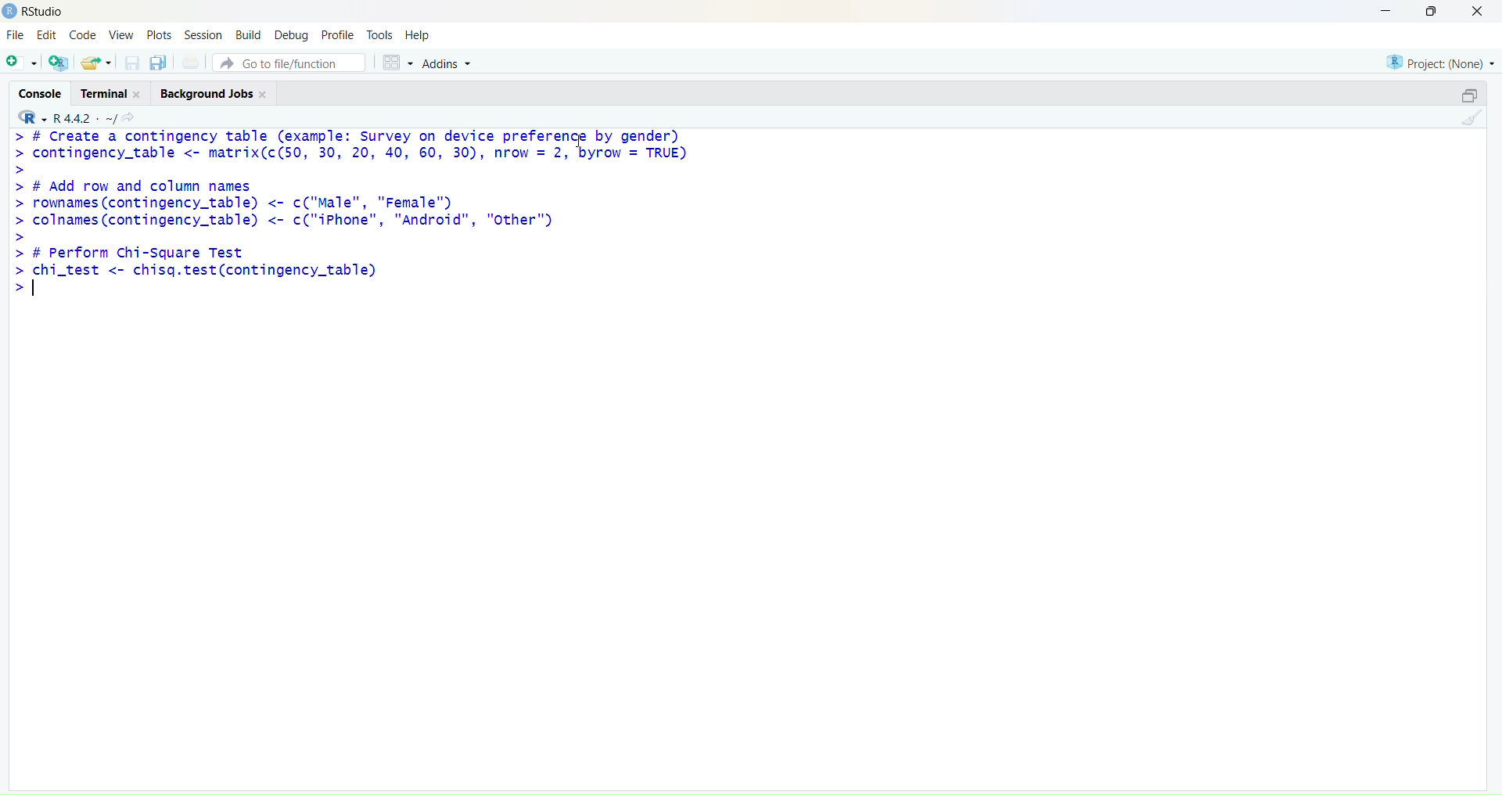  I want to click on Profile, so click(340, 36).